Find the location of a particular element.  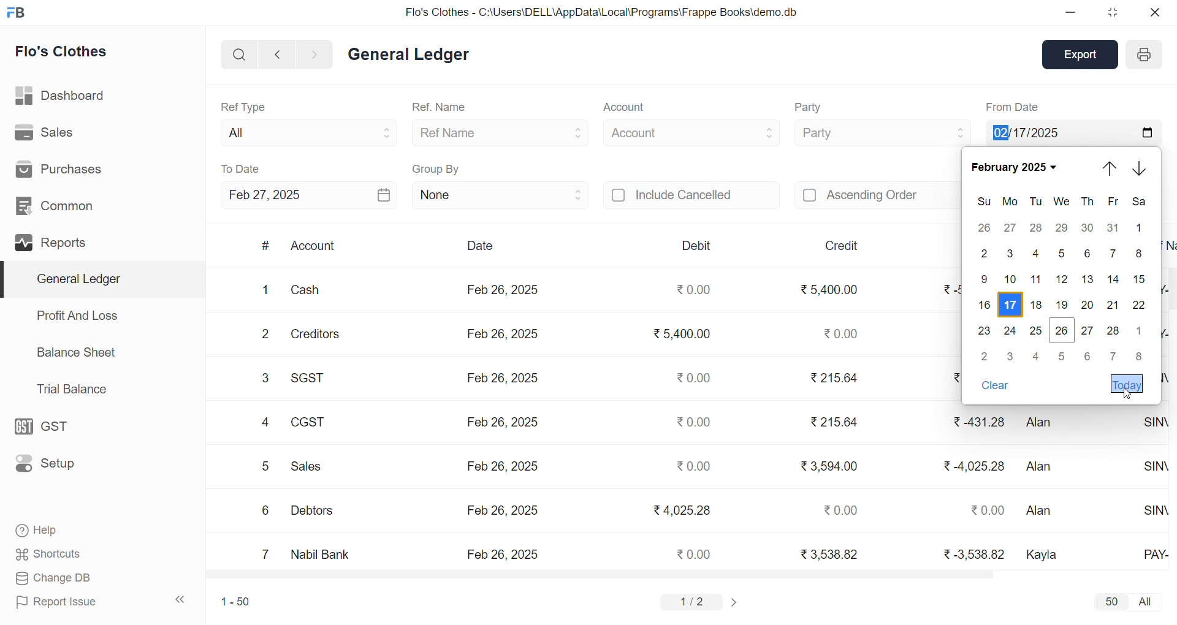

1 is located at coordinates (262, 290).